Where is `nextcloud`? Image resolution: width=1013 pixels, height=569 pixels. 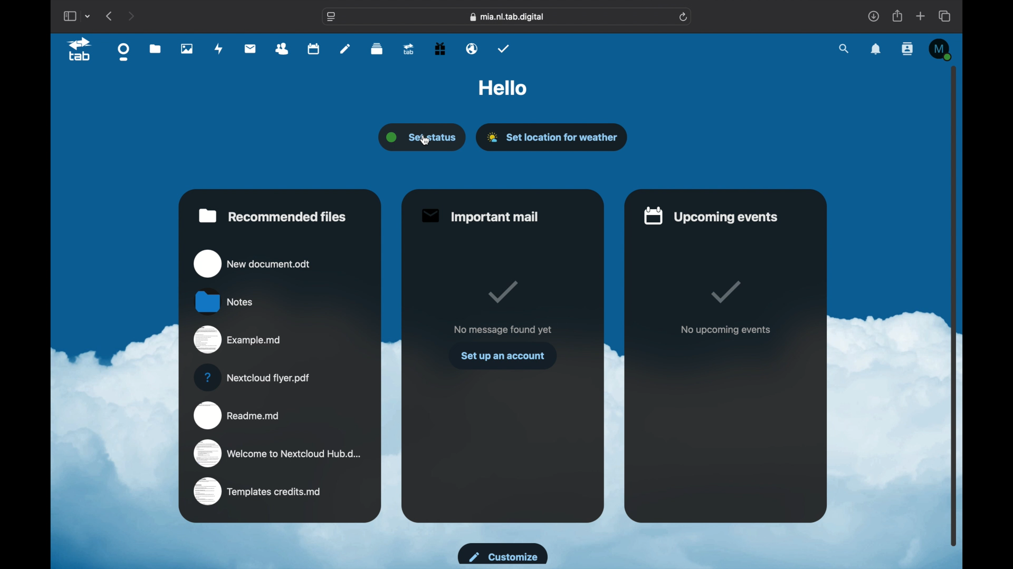 nextcloud is located at coordinates (254, 377).